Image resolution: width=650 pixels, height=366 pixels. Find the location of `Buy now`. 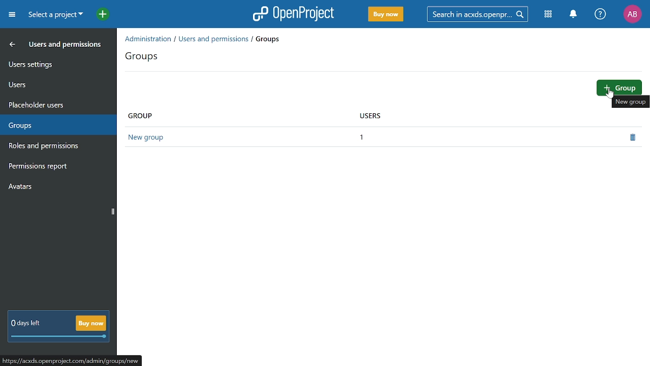

Buy now is located at coordinates (90, 323).